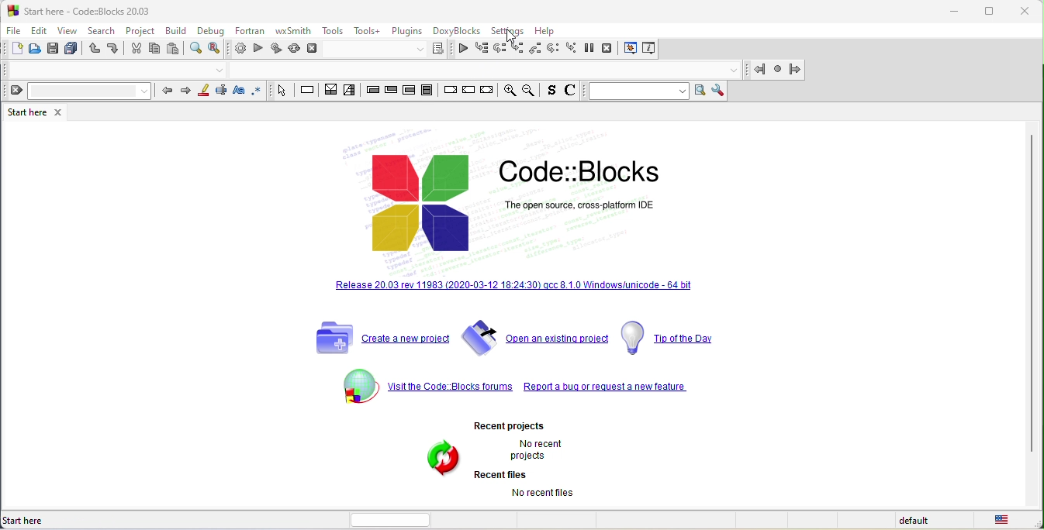 This screenshot has width=1044, height=530. Describe the element at coordinates (73, 32) in the screenshot. I see `view` at that location.